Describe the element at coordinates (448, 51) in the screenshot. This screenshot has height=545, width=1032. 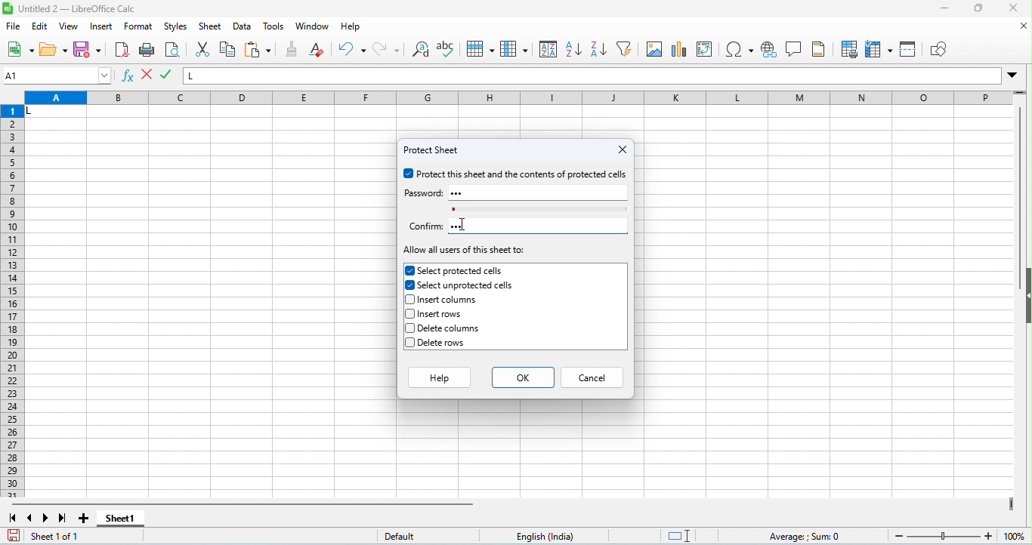
I see `spelling` at that location.